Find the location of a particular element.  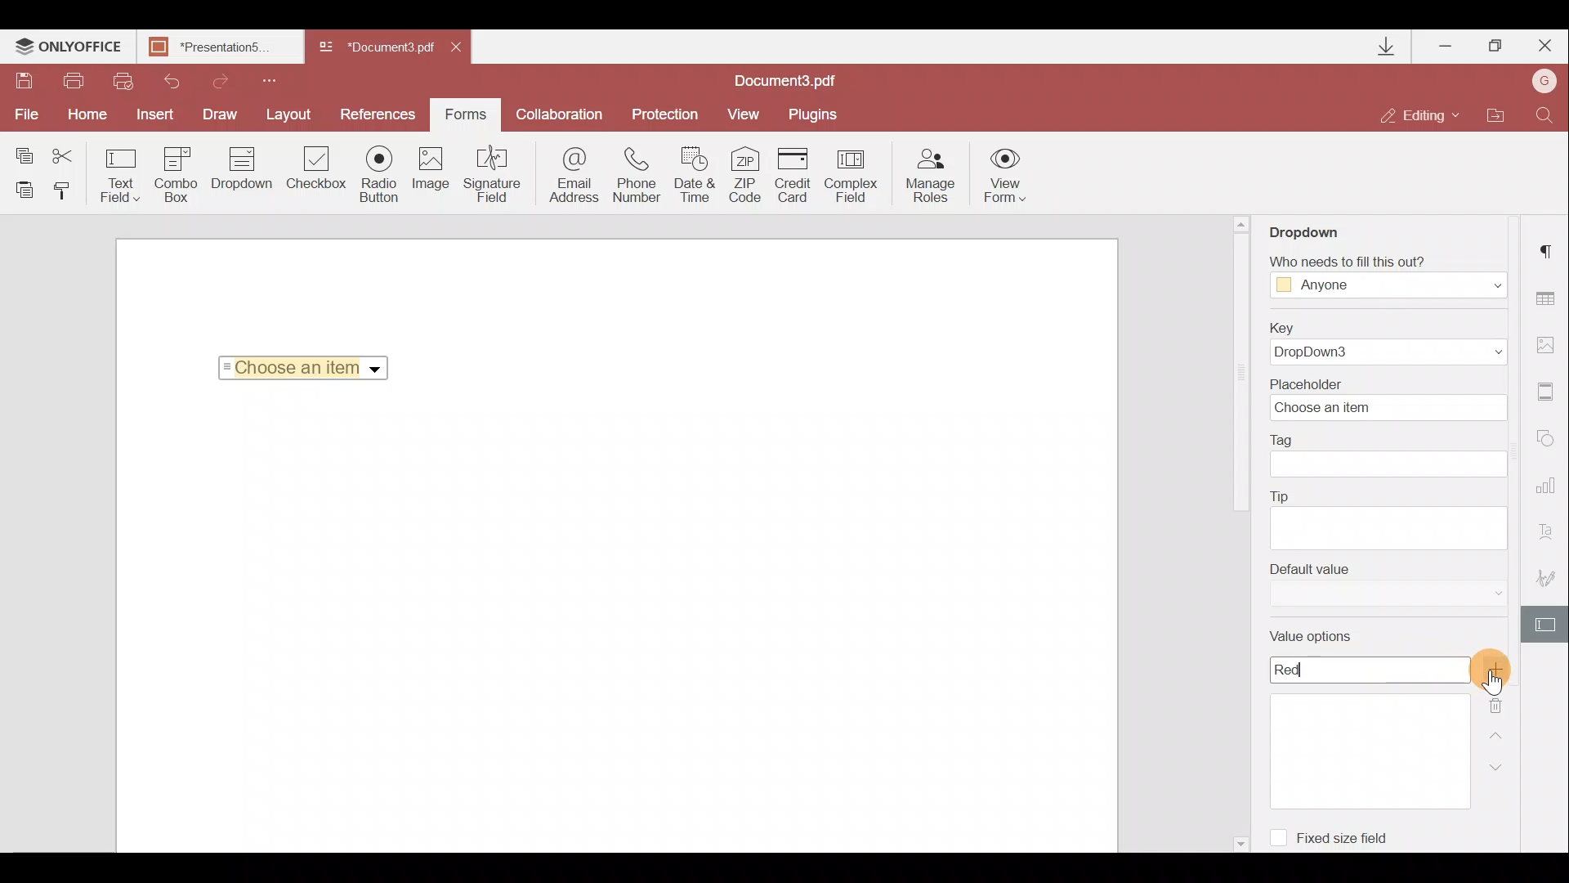

Chart settings is located at coordinates (1549, 486).